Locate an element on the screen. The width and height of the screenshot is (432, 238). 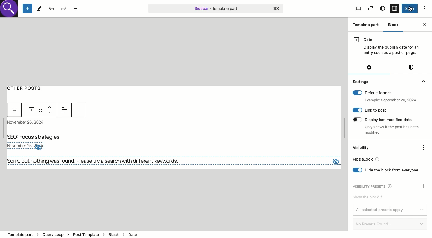
Style is located at coordinates (411, 67).